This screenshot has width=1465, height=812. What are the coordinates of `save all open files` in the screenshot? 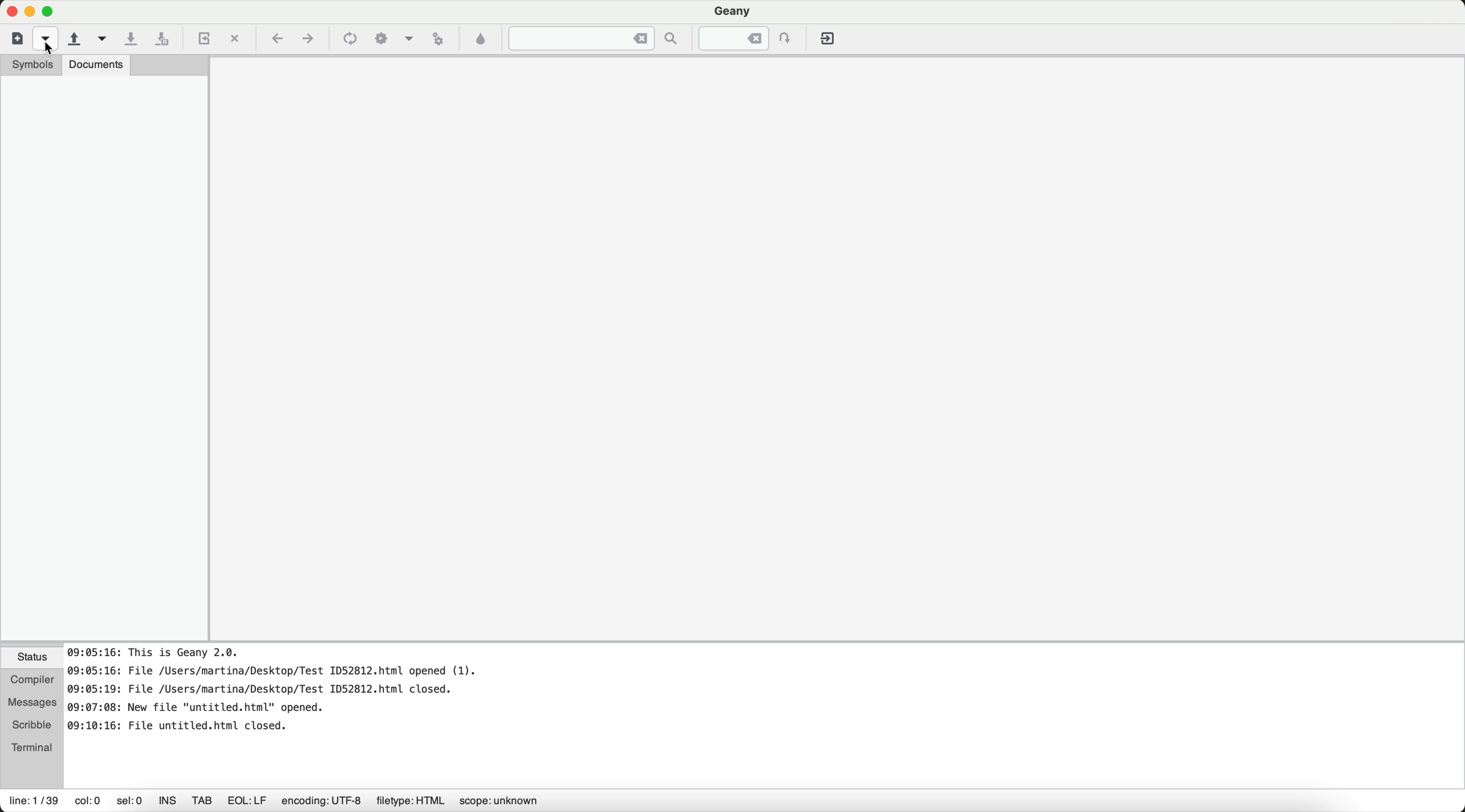 It's located at (162, 41).